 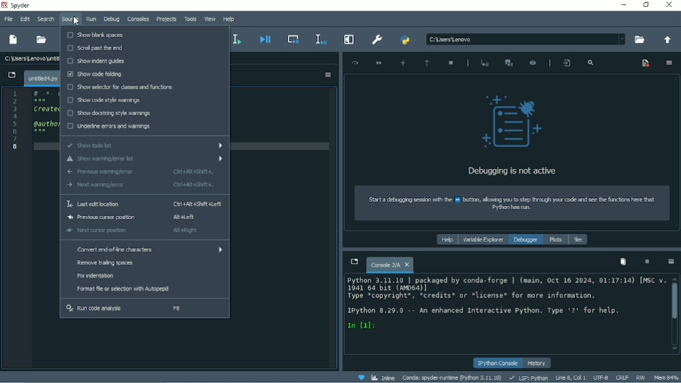 What do you see at coordinates (537, 363) in the screenshot?
I see `History` at bounding box center [537, 363].